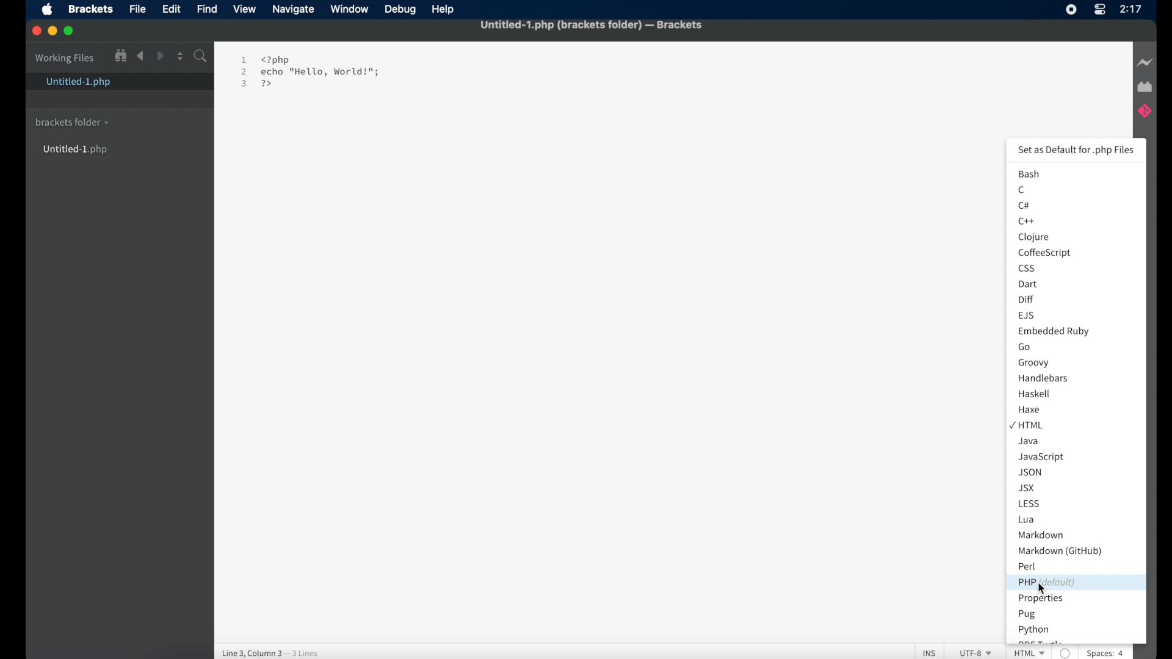 The height and width of the screenshot is (659, 1172). What do you see at coordinates (172, 10) in the screenshot?
I see `edit` at bounding box center [172, 10].